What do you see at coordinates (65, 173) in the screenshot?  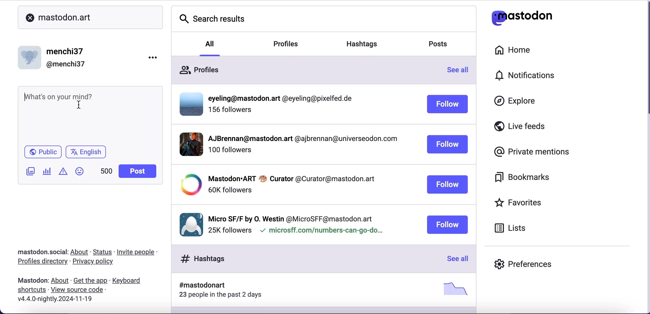 I see `add warning` at bounding box center [65, 173].